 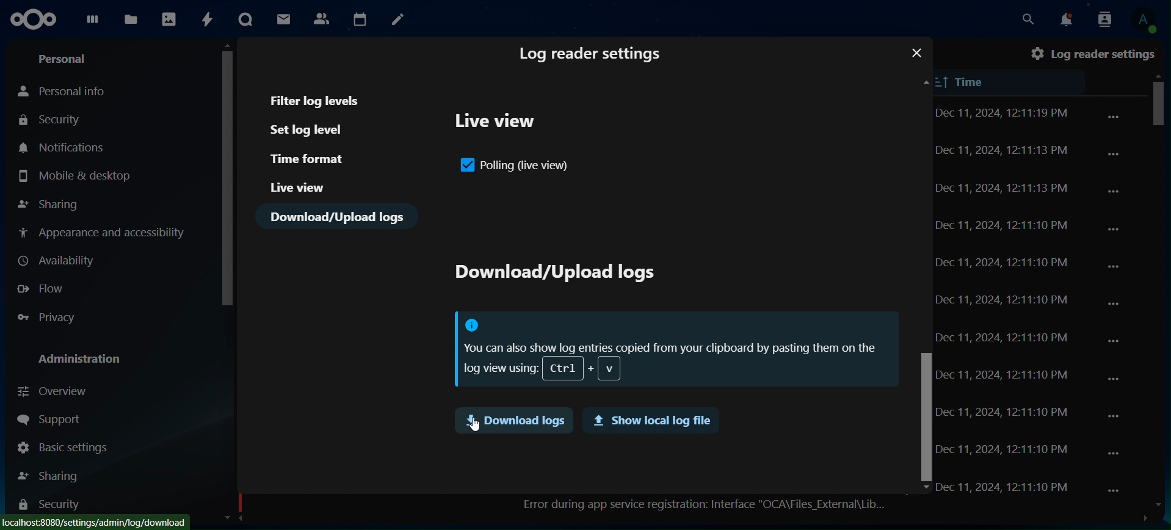 I want to click on notifications, so click(x=63, y=147).